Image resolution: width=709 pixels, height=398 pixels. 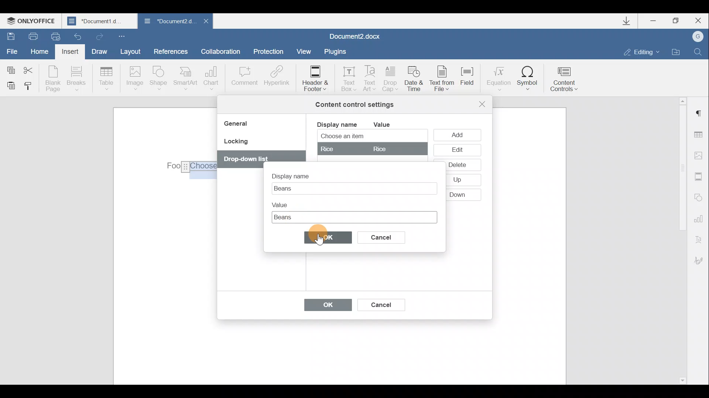 I want to click on Drop cap, so click(x=391, y=80).